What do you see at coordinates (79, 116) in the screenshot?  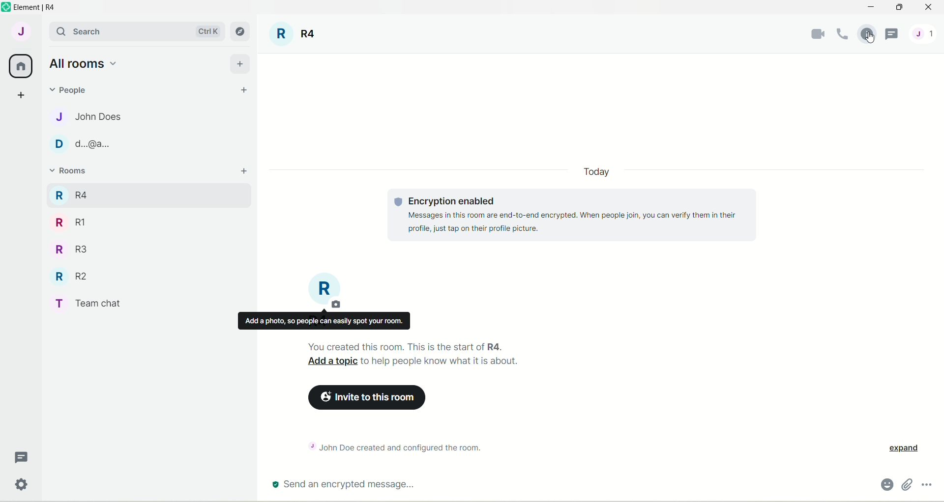 I see `J John Does` at bounding box center [79, 116].